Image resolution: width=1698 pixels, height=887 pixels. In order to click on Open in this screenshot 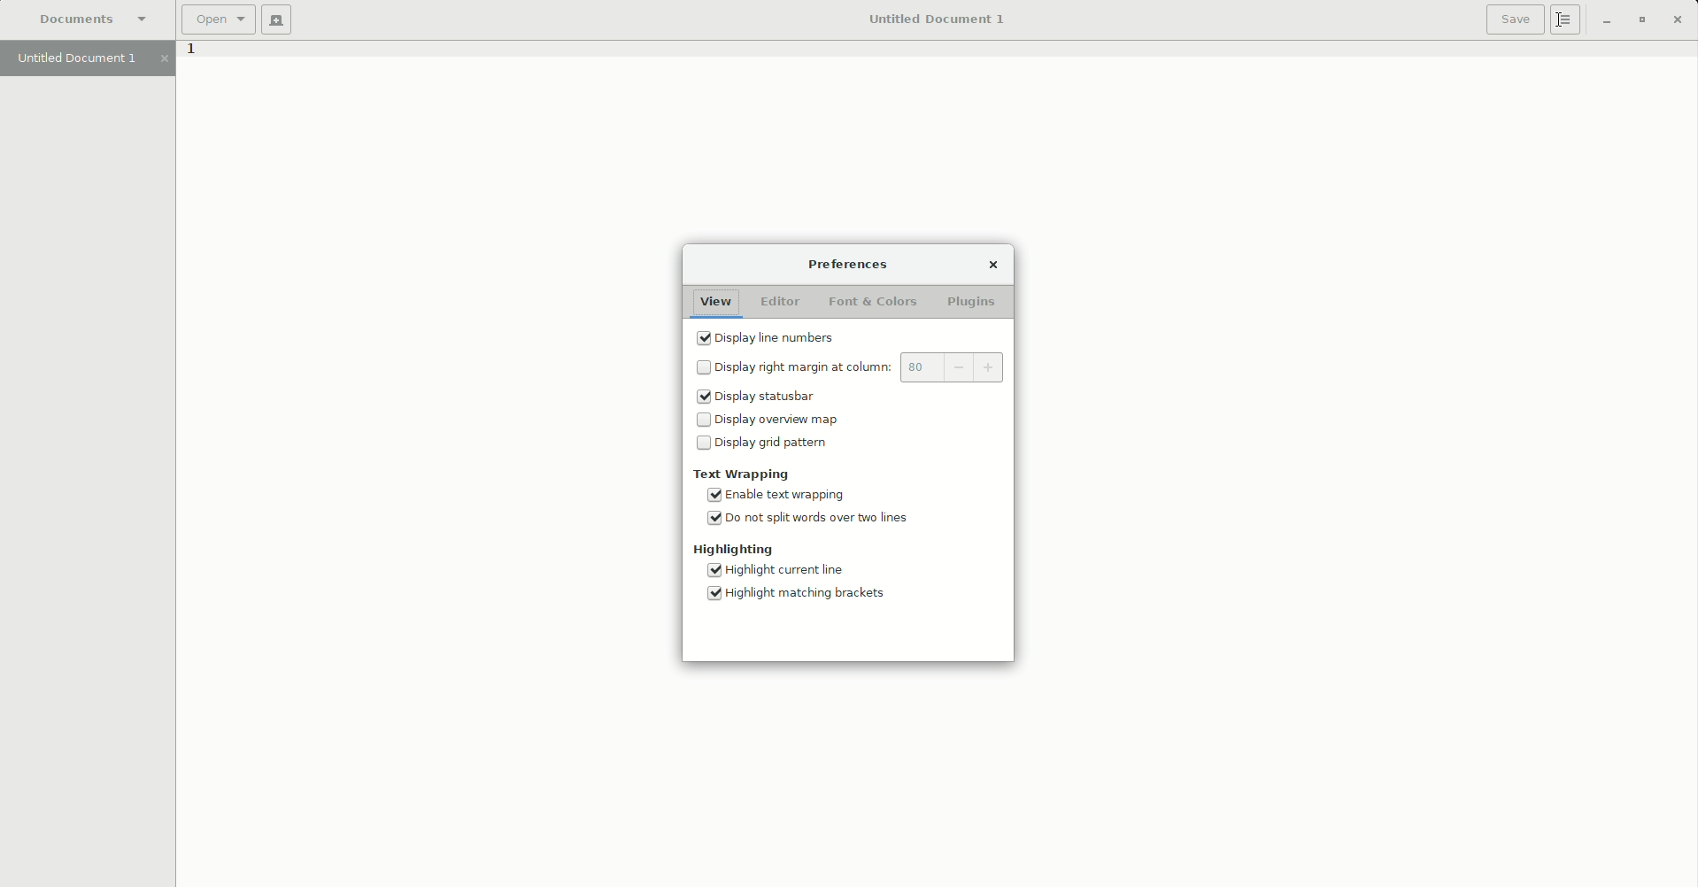, I will do `click(217, 19)`.